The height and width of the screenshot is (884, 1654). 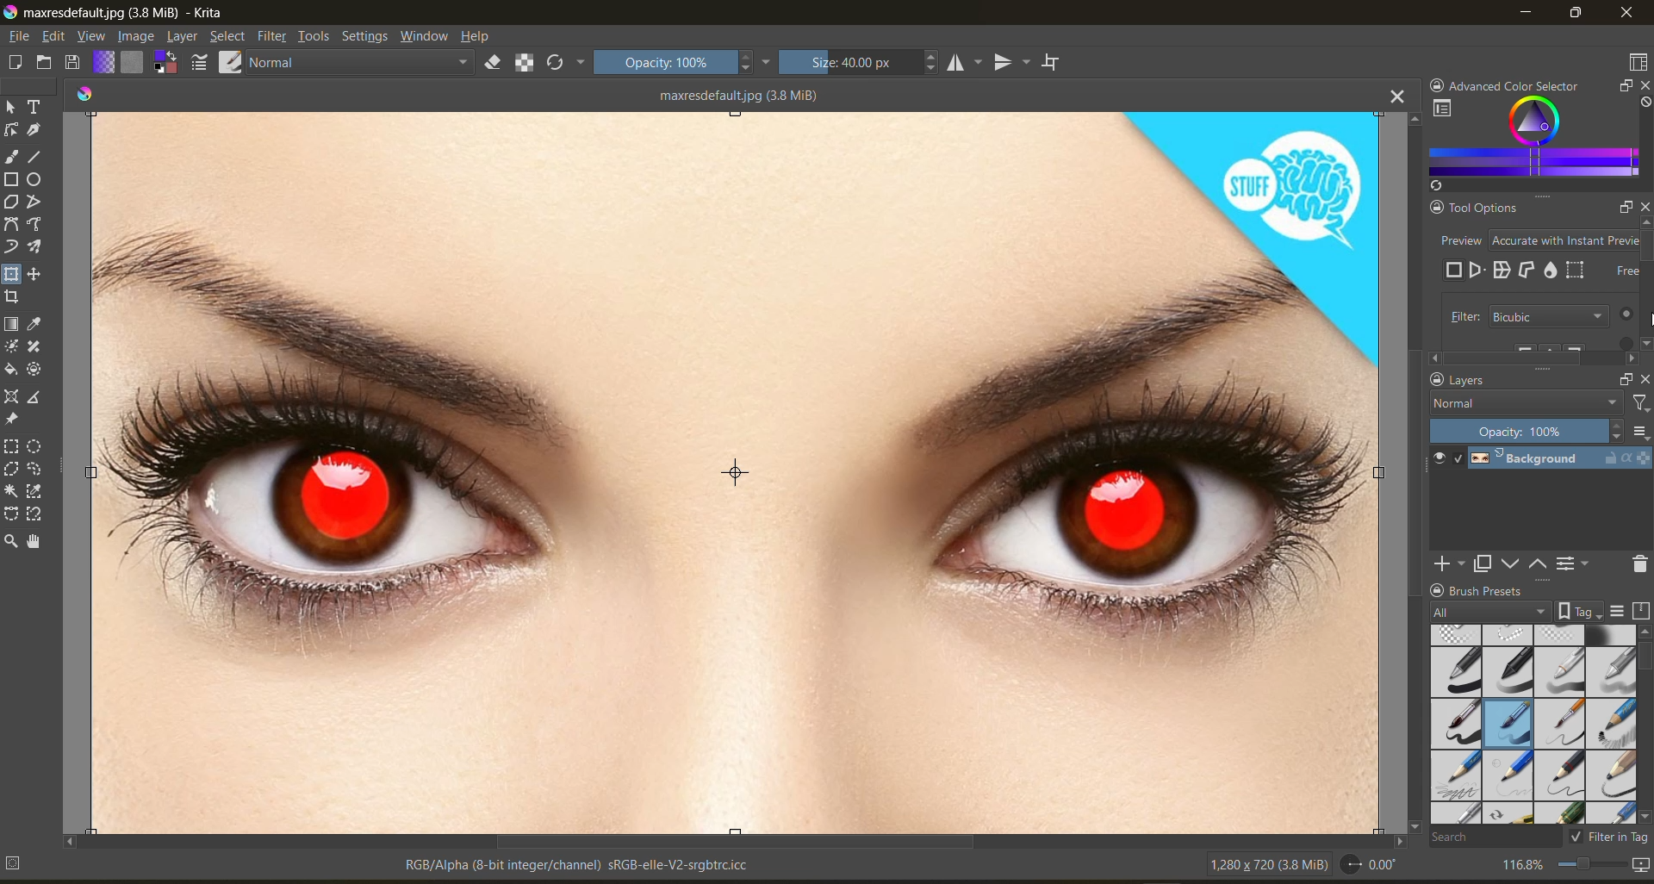 I want to click on open, so click(x=45, y=64).